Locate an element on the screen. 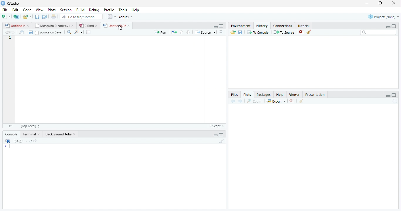  Line number is located at coordinates (10, 38).